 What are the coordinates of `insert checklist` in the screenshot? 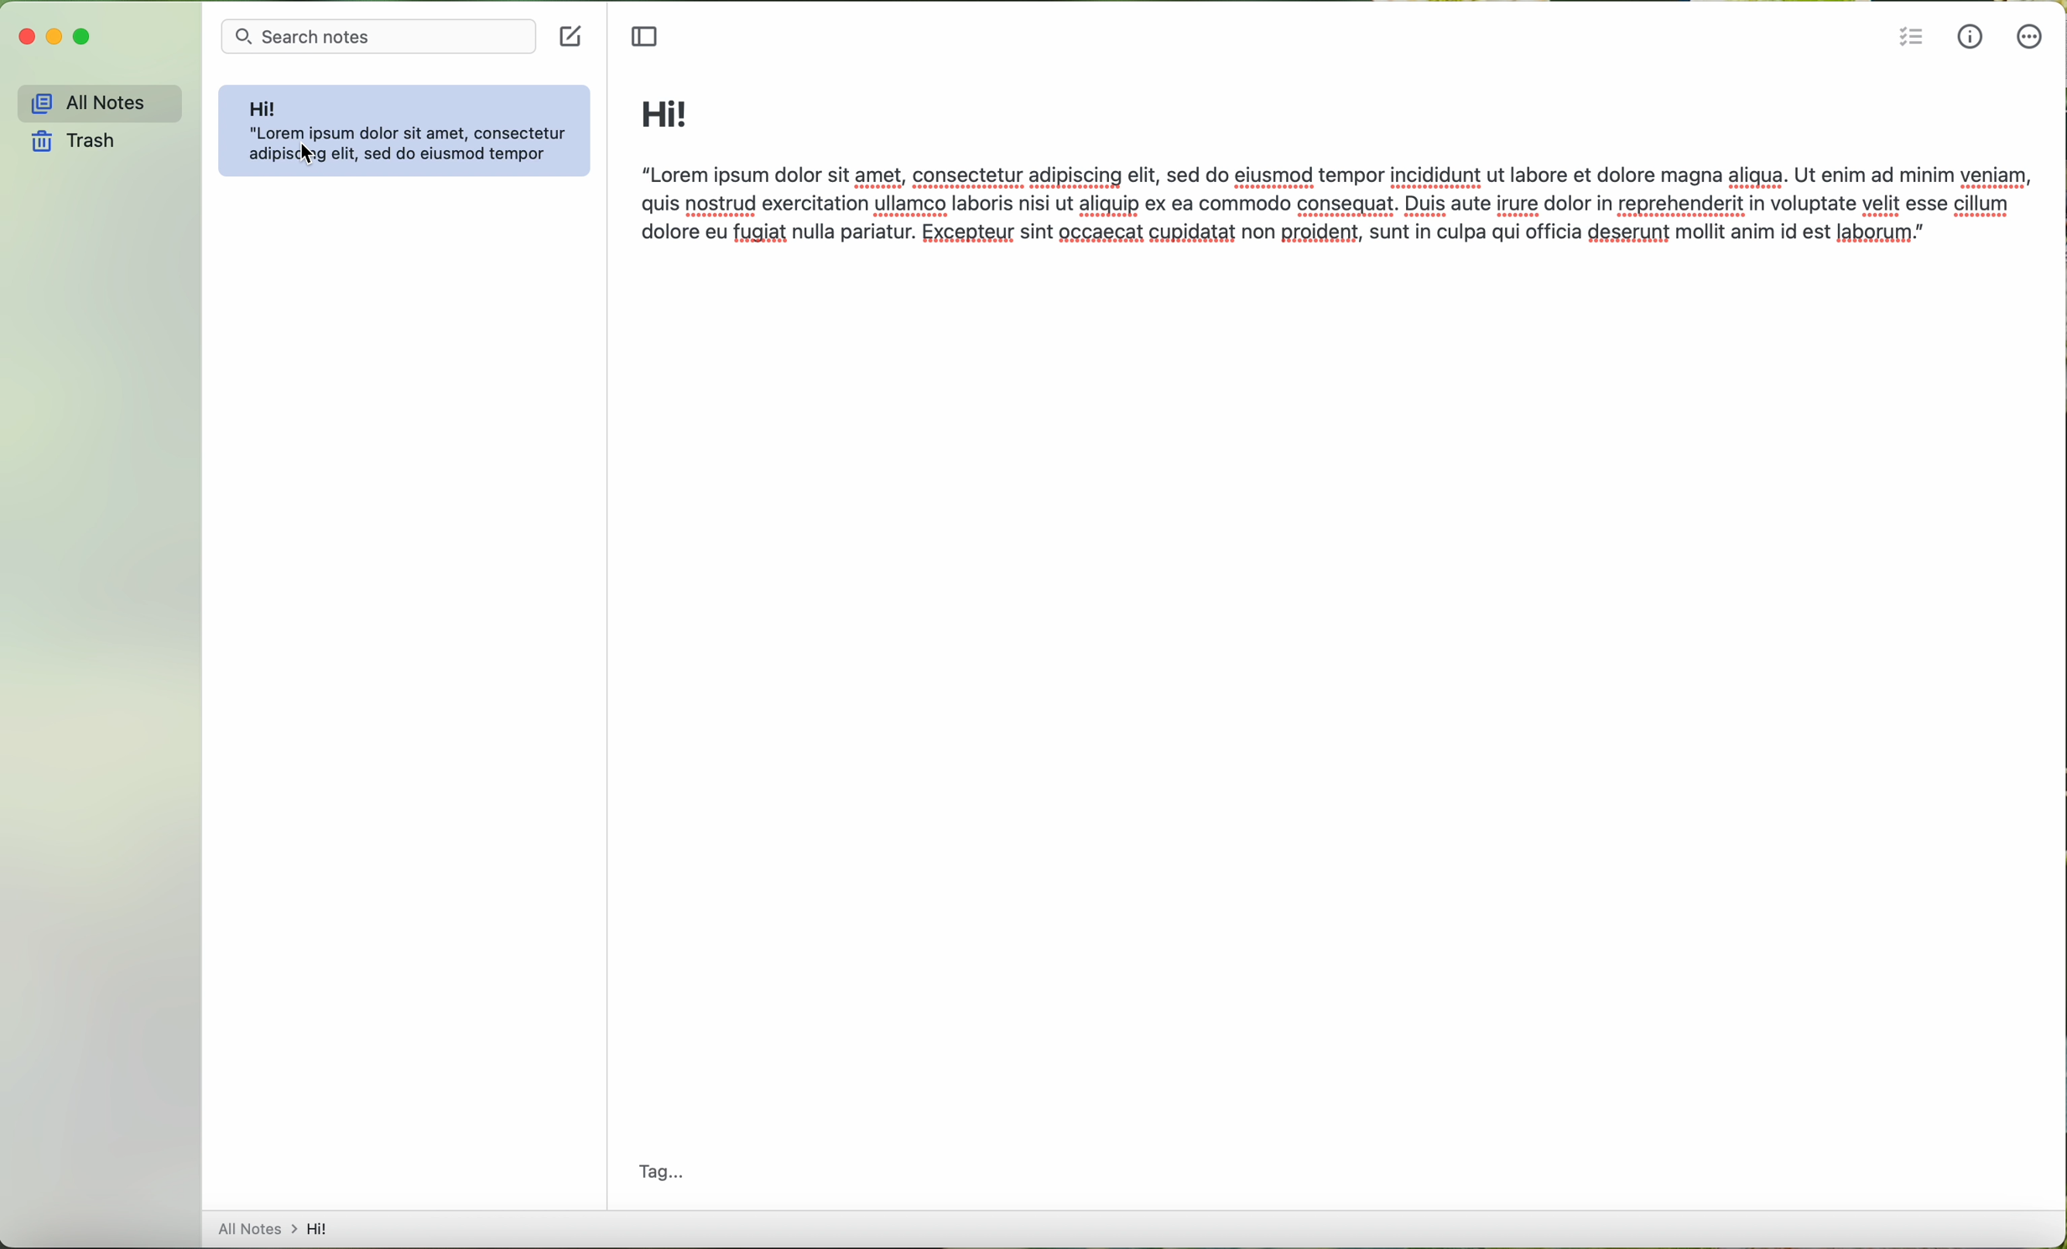 It's located at (1910, 36).